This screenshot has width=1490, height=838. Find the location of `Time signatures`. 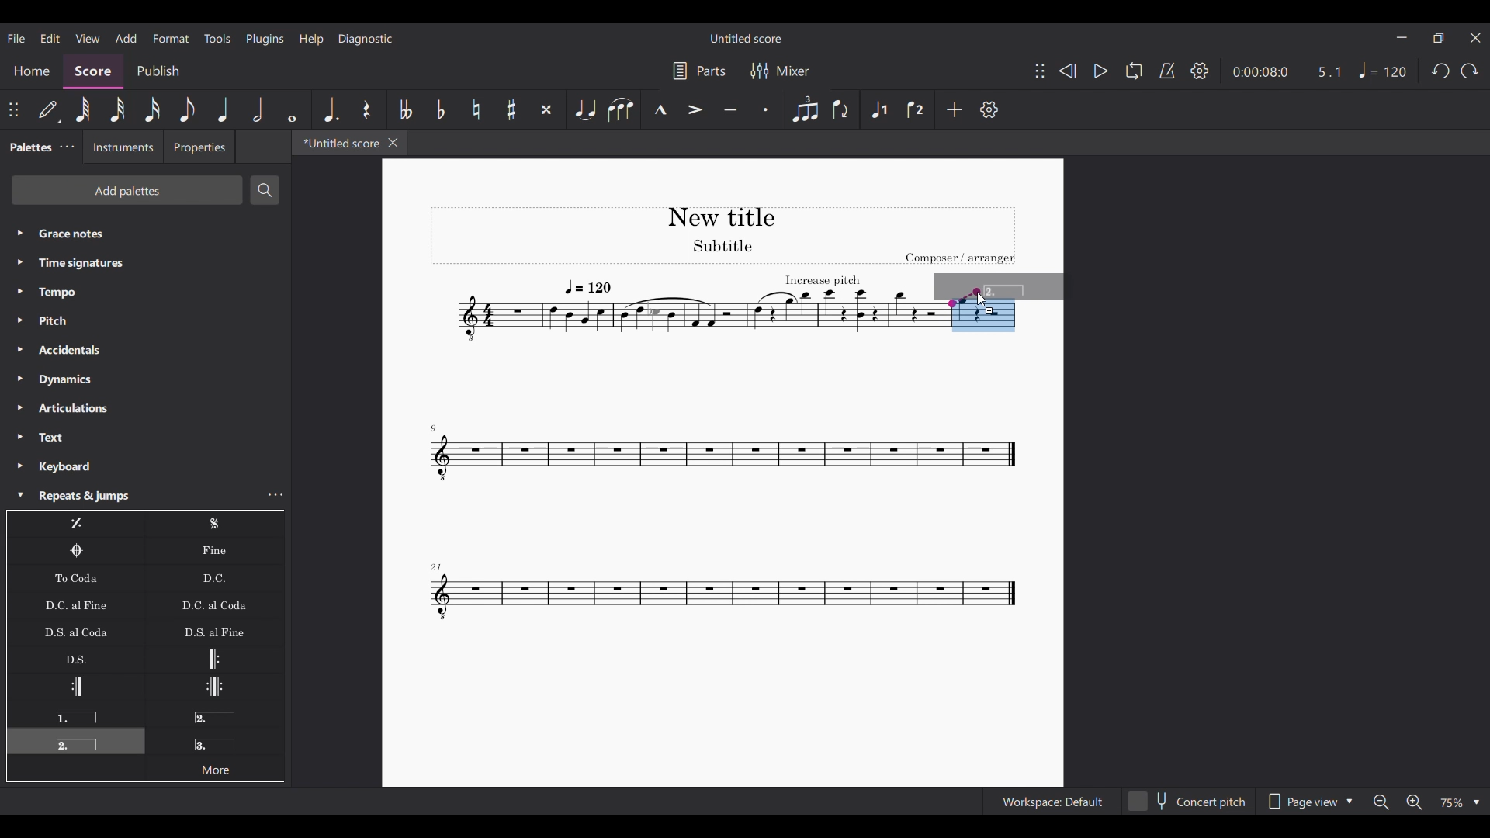

Time signatures is located at coordinates (145, 264).